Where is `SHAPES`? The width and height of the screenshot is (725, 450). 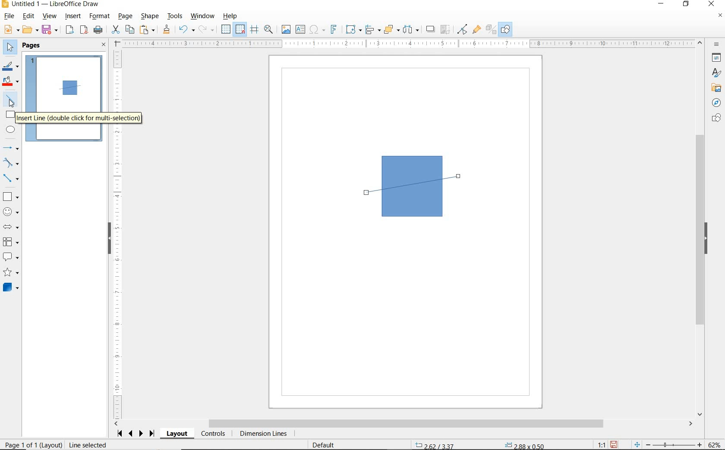 SHAPES is located at coordinates (715, 119).